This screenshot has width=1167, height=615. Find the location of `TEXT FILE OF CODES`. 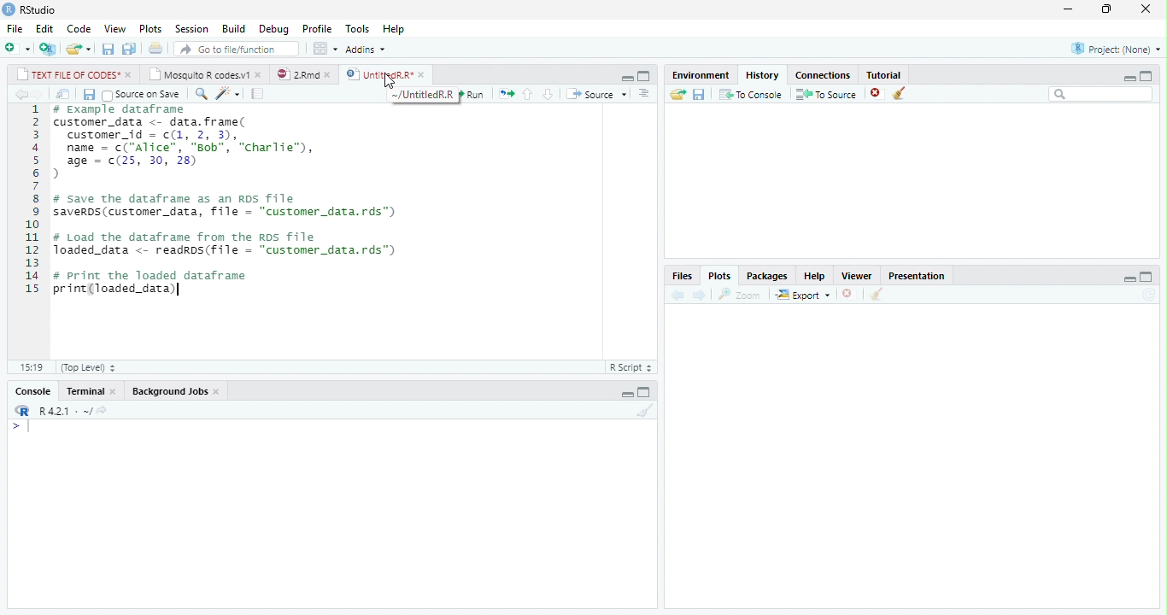

TEXT FILE OF CODES is located at coordinates (65, 74).